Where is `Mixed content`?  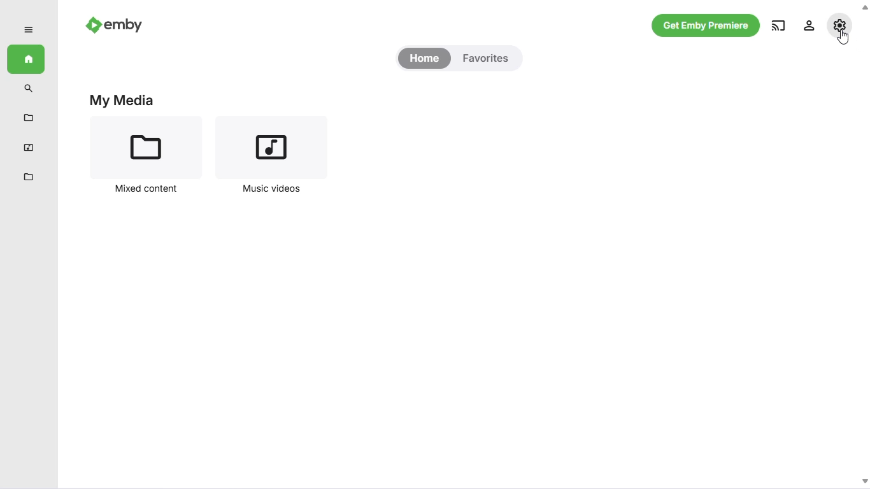
Mixed content is located at coordinates (146, 188).